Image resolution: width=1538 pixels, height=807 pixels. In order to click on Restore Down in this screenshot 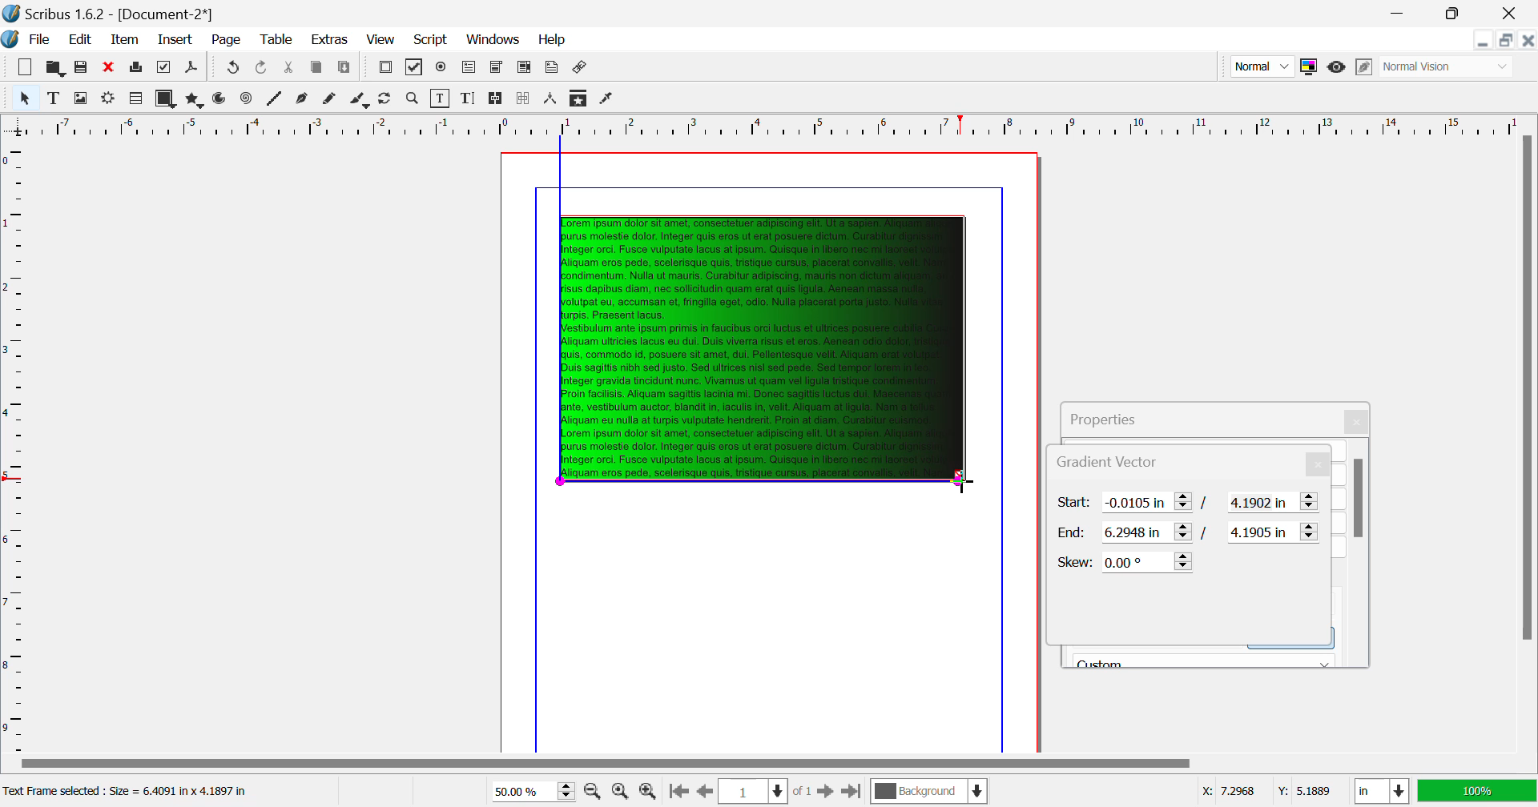, I will do `click(1484, 40)`.